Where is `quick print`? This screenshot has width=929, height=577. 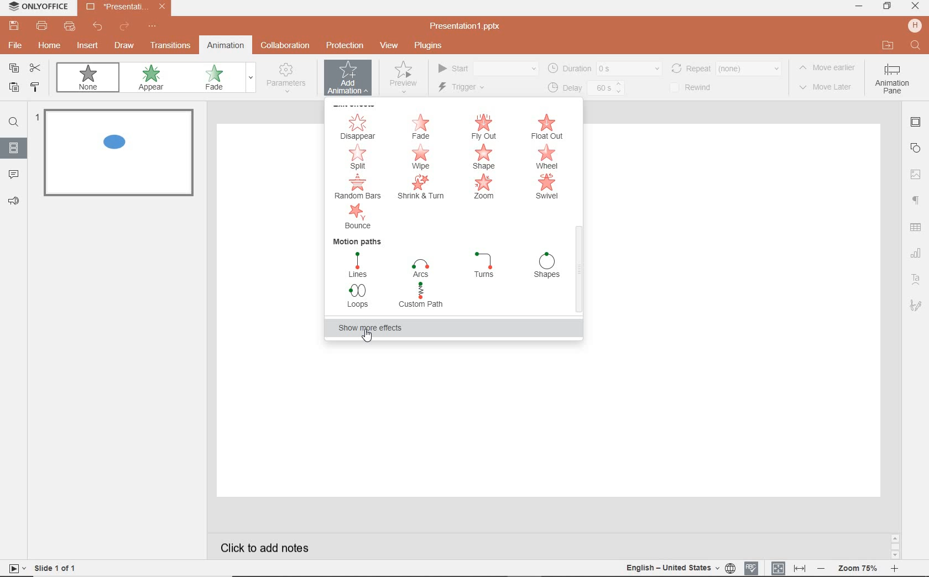
quick print is located at coordinates (71, 28).